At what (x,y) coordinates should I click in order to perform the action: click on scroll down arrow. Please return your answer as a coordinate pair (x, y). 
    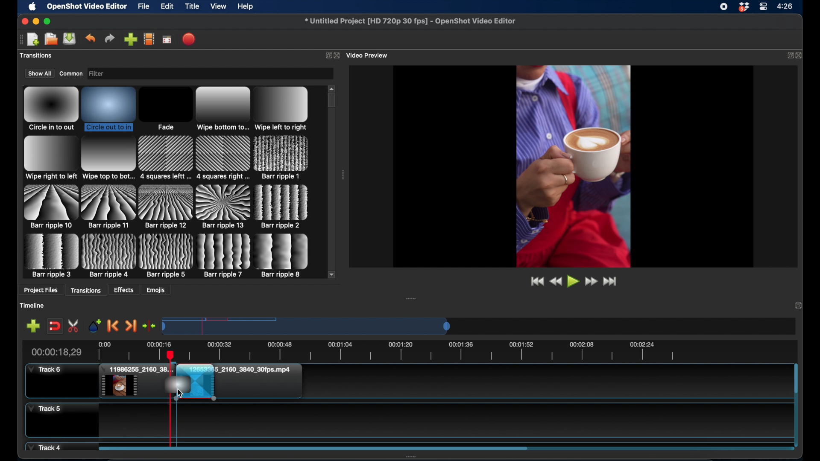
    Looking at the image, I should click on (332, 274).